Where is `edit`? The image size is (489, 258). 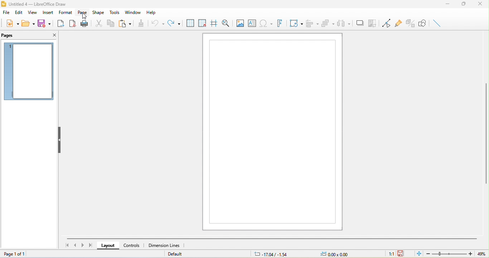
edit is located at coordinates (19, 13).